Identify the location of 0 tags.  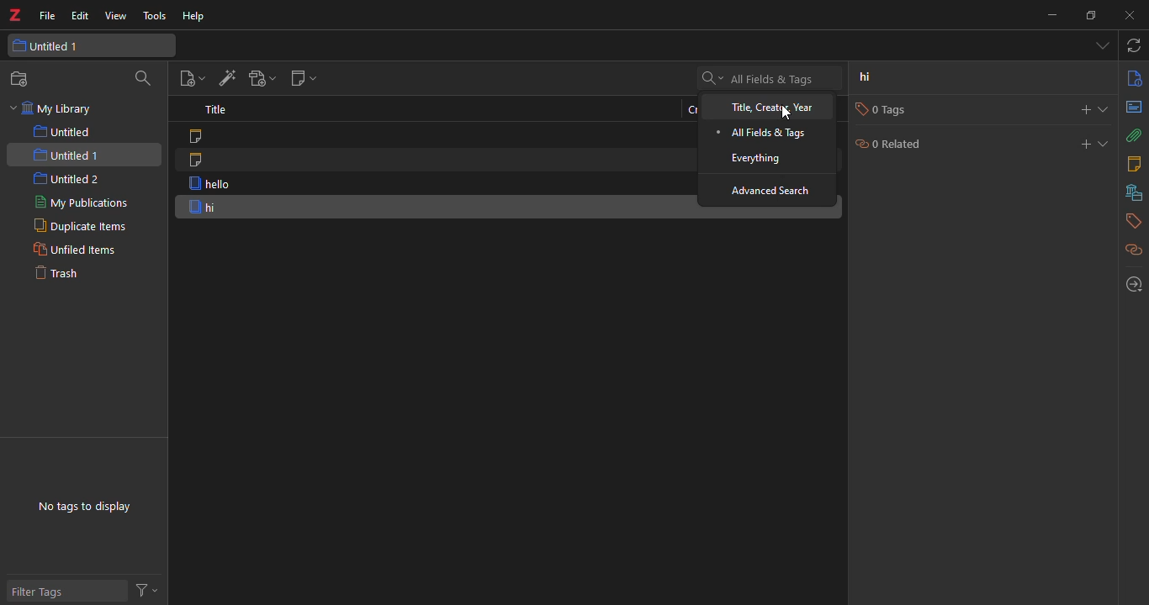
(892, 109).